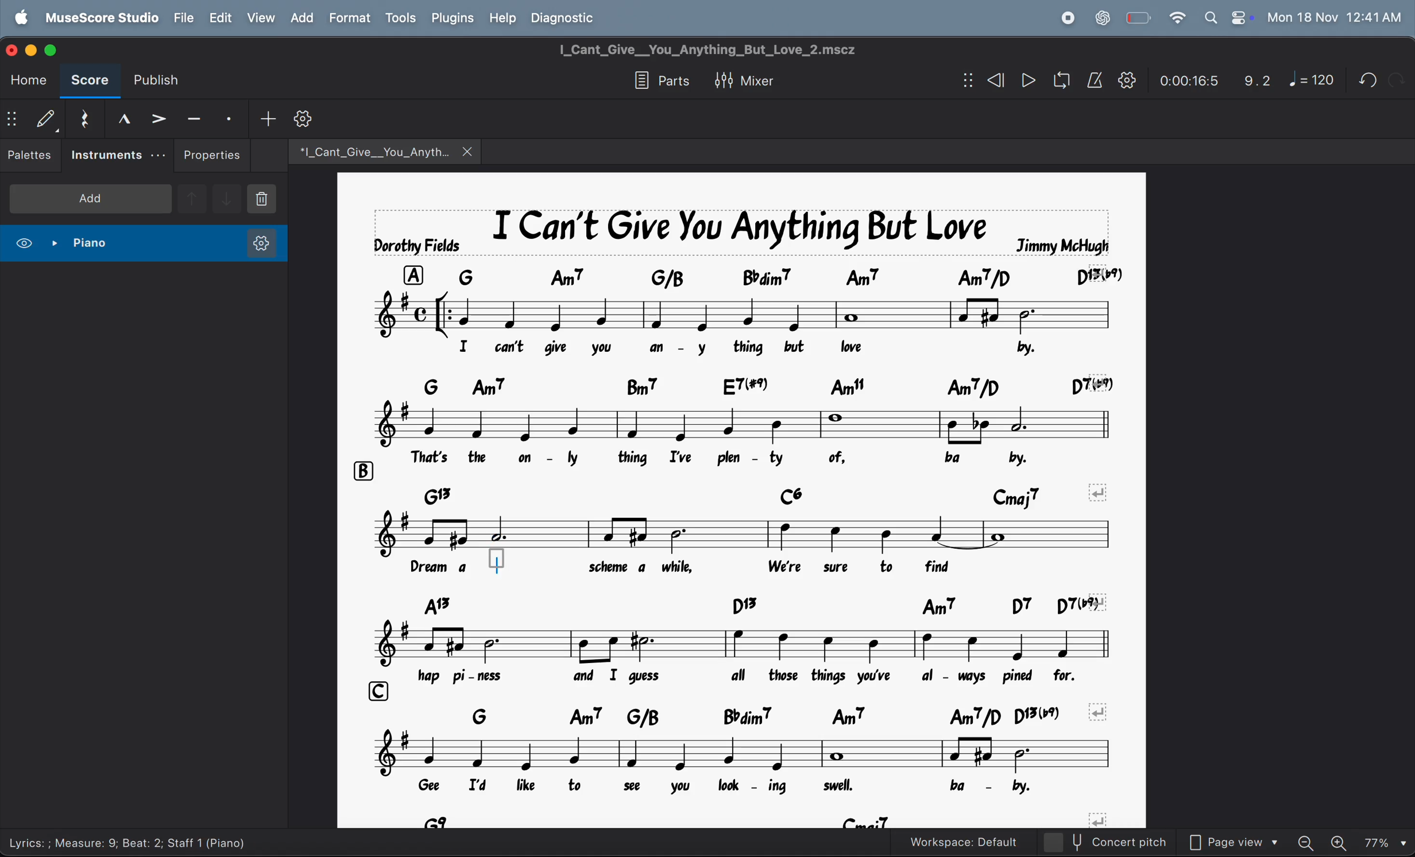 This screenshot has height=857, width=1415. I want to click on format, so click(351, 20).